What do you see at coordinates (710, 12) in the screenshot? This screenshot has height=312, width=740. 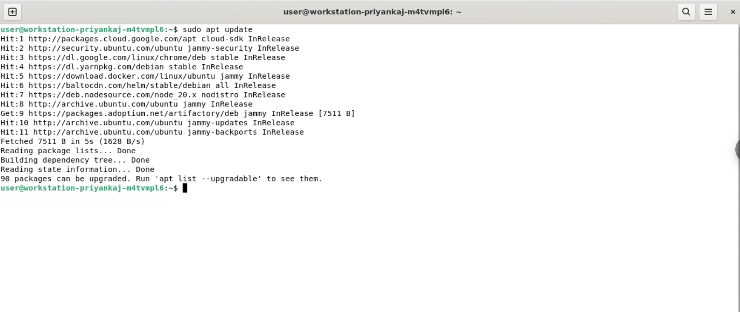 I see `menu` at bounding box center [710, 12].